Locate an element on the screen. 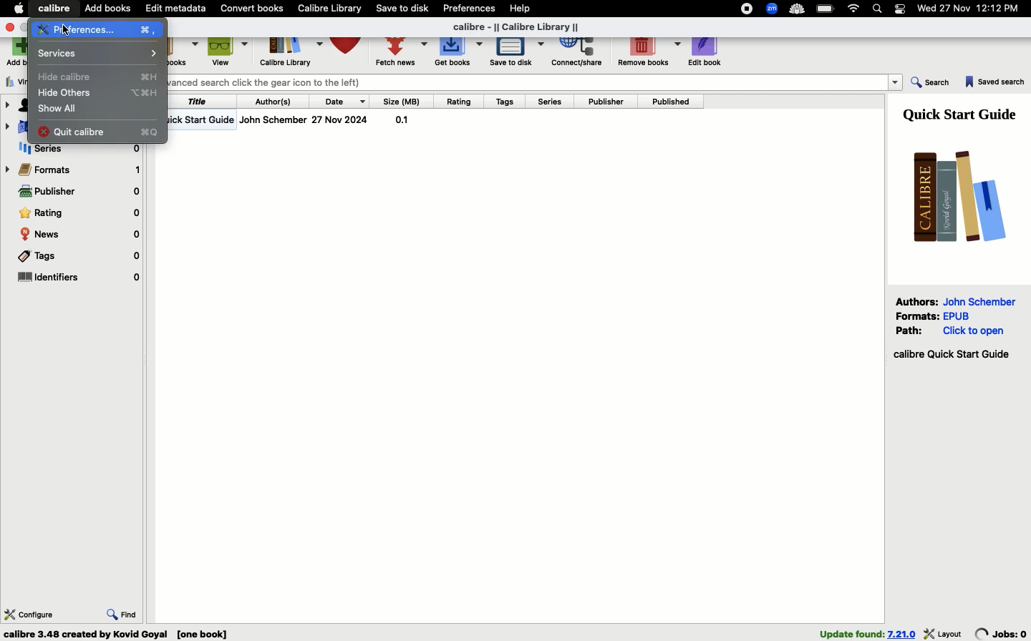 The height and width of the screenshot is (641, 1031). Rating is located at coordinates (457, 102).